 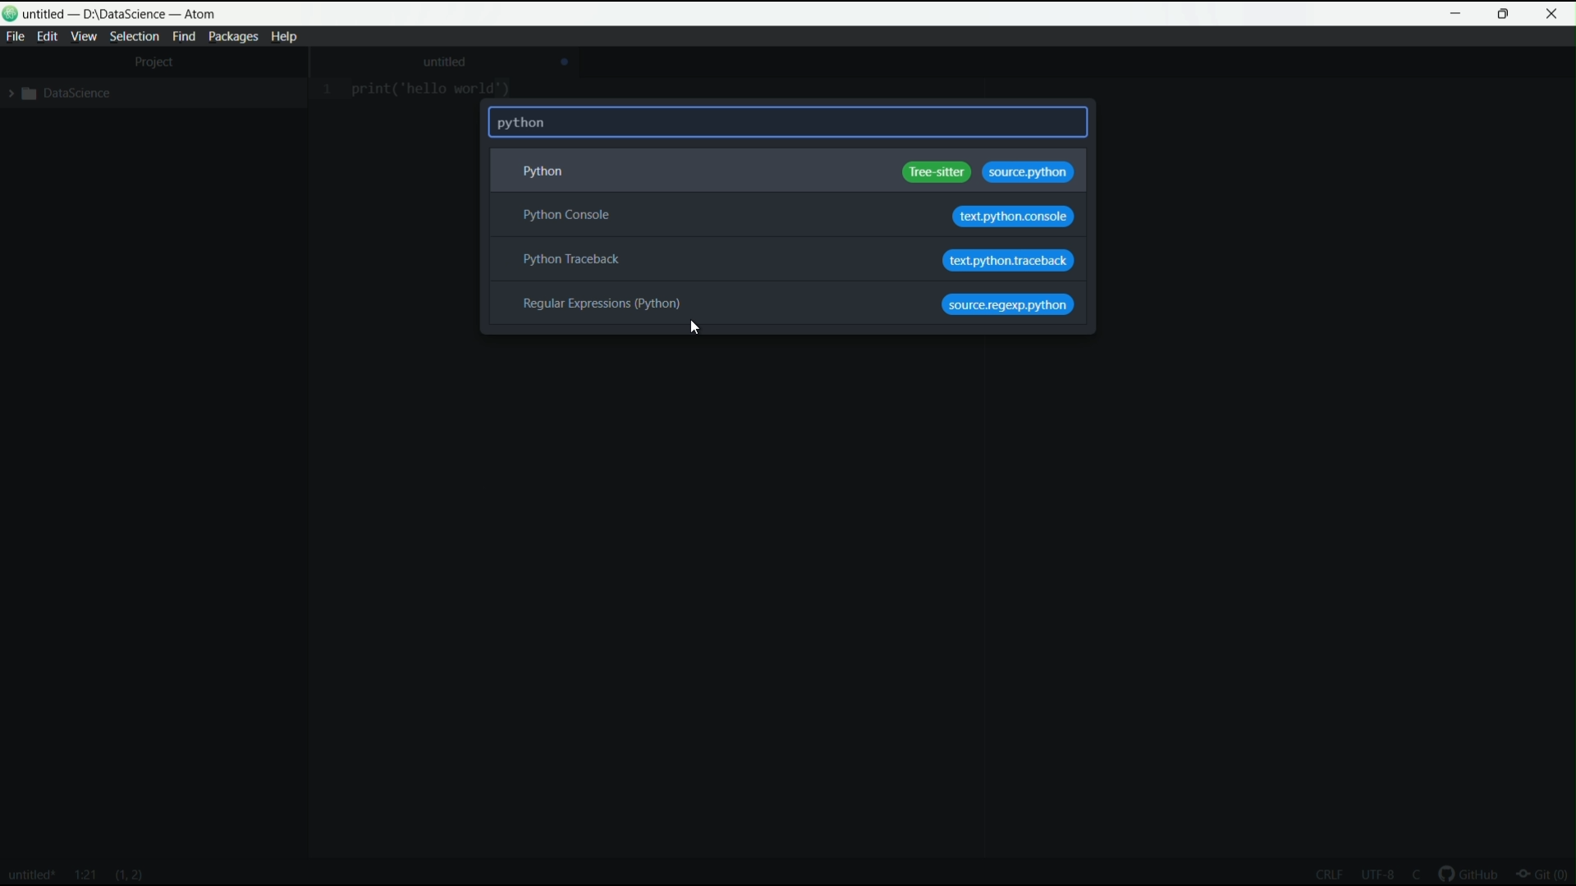 What do you see at coordinates (83, 37) in the screenshot?
I see `view menu` at bounding box center [83, 37].